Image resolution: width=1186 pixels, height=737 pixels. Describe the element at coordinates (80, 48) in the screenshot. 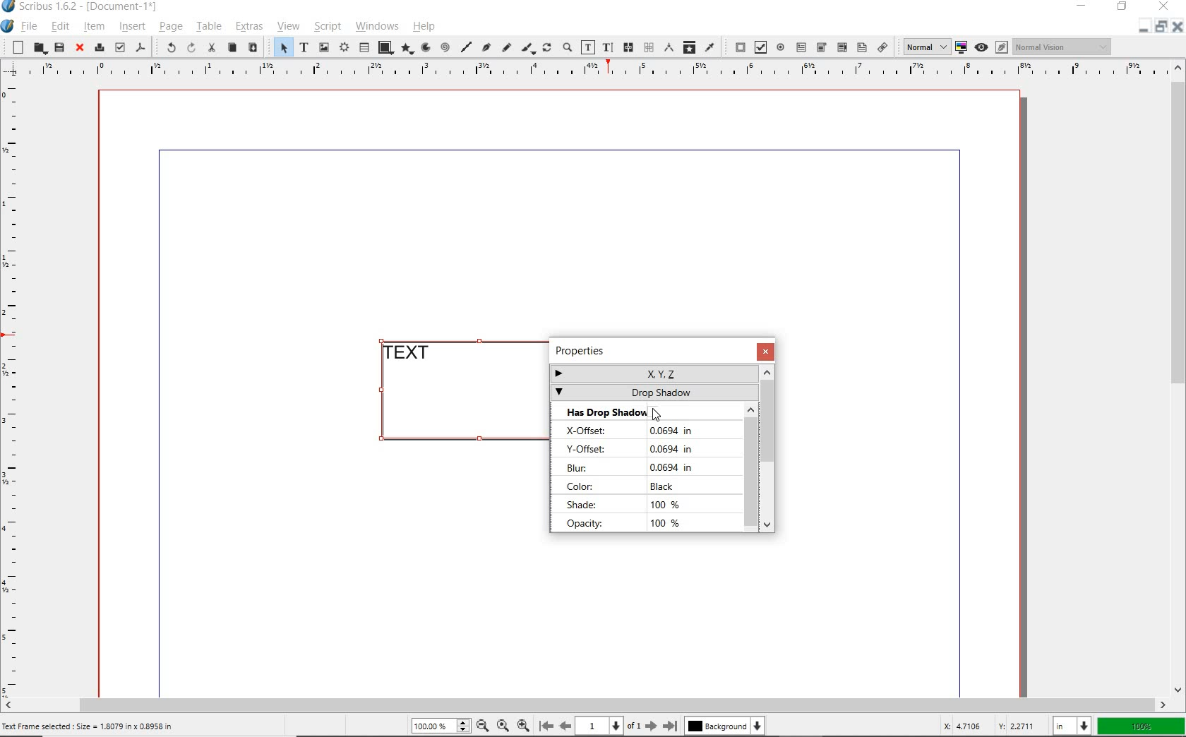

I see `close` at that location.